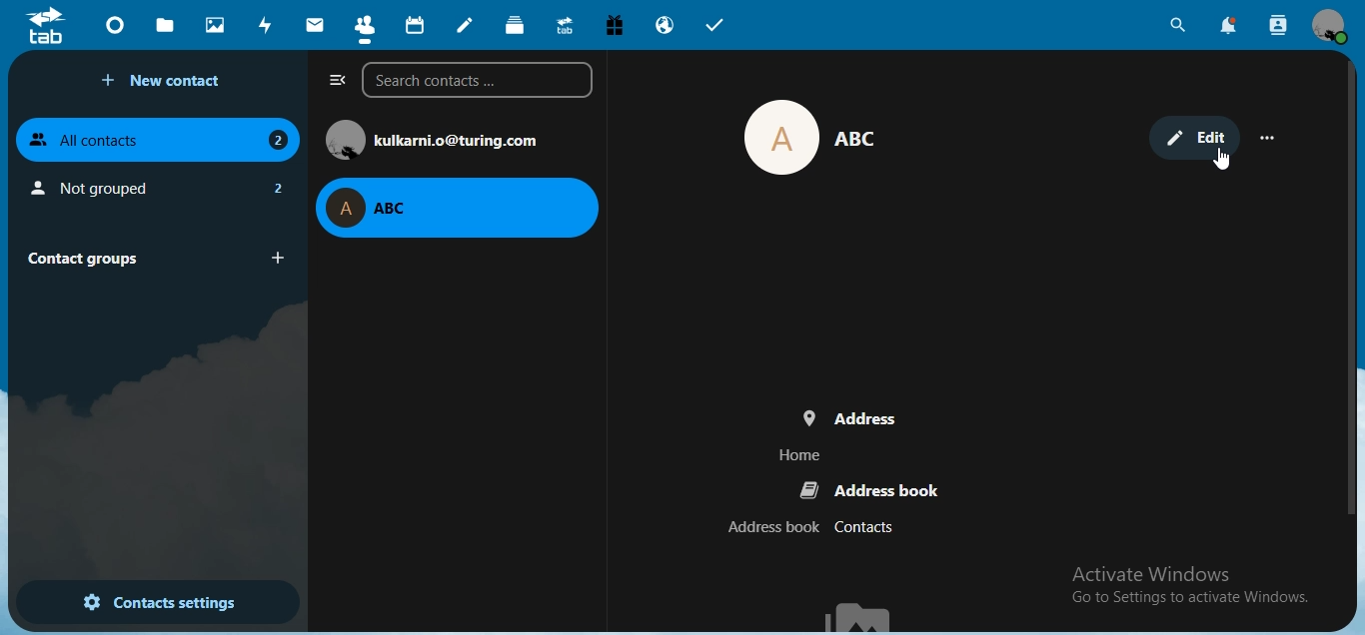 The width and height of the screenshot is (1365, 635). What do you see at coordinates (1179, 25) in the screenshot?
I see `search` at bounding box center [1179, 25].